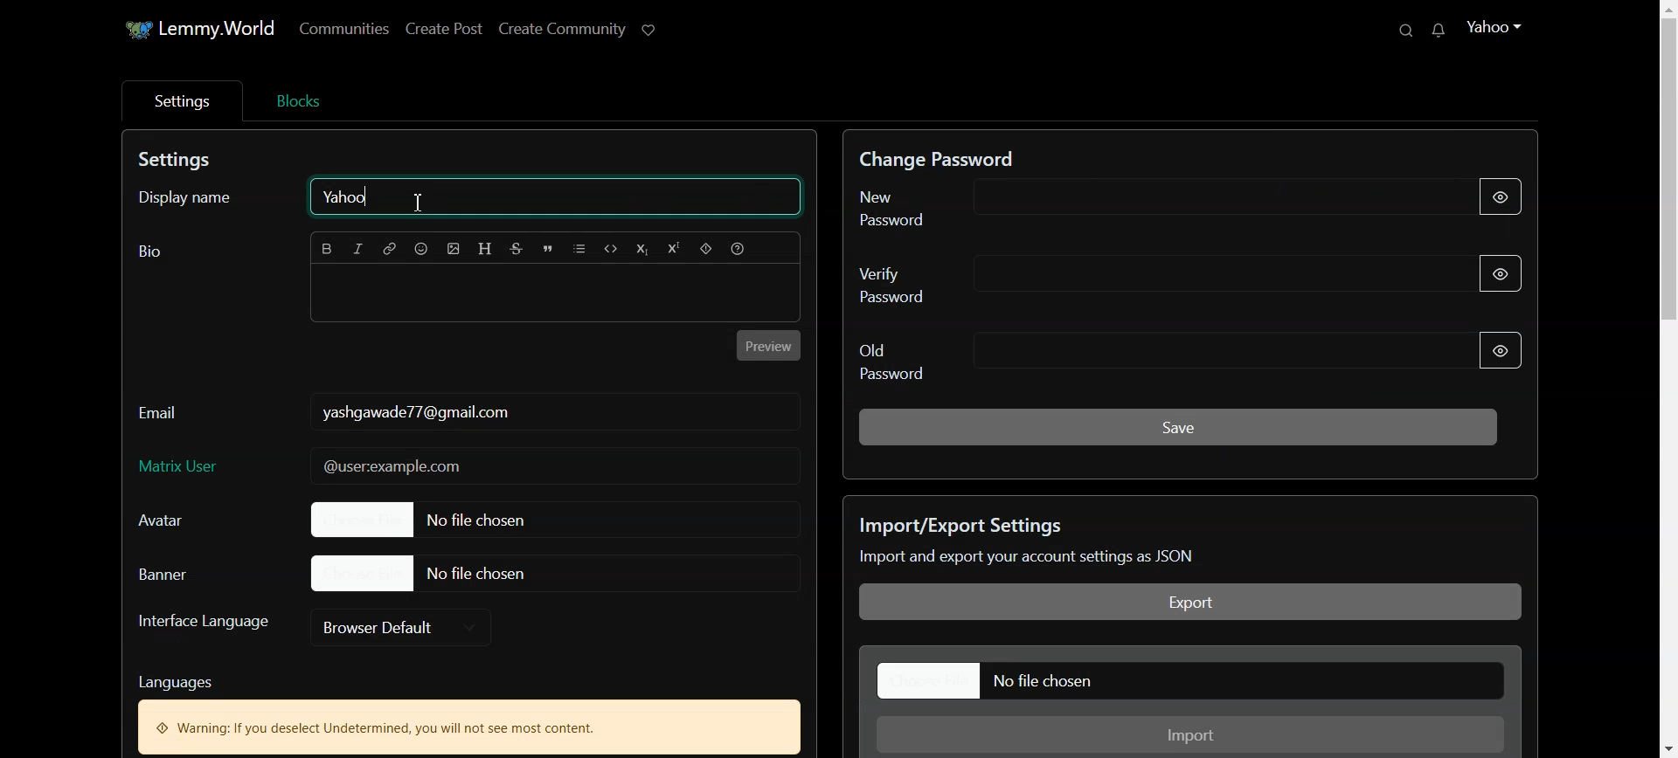  What do you see at coordinates (1443, 31) in the screenshot?
I see `` at bounding box center [1443, 31].